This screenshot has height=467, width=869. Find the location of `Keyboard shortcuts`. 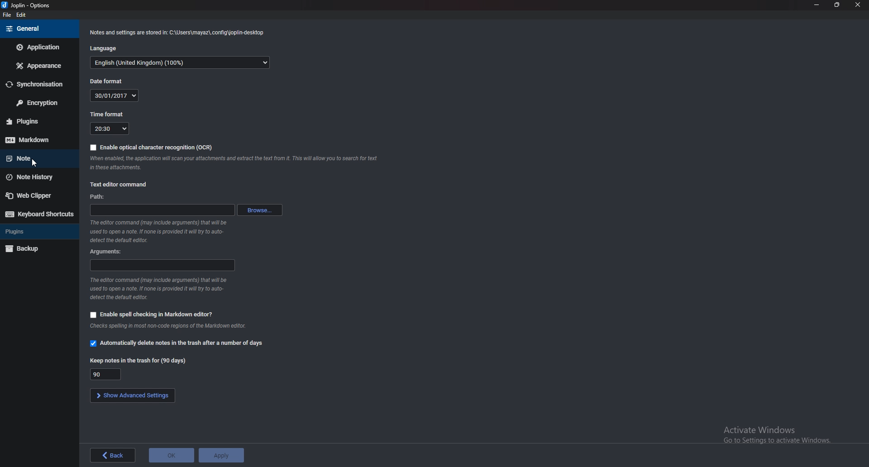

Keyboard shortcuts is located at coordinates (39, 214).